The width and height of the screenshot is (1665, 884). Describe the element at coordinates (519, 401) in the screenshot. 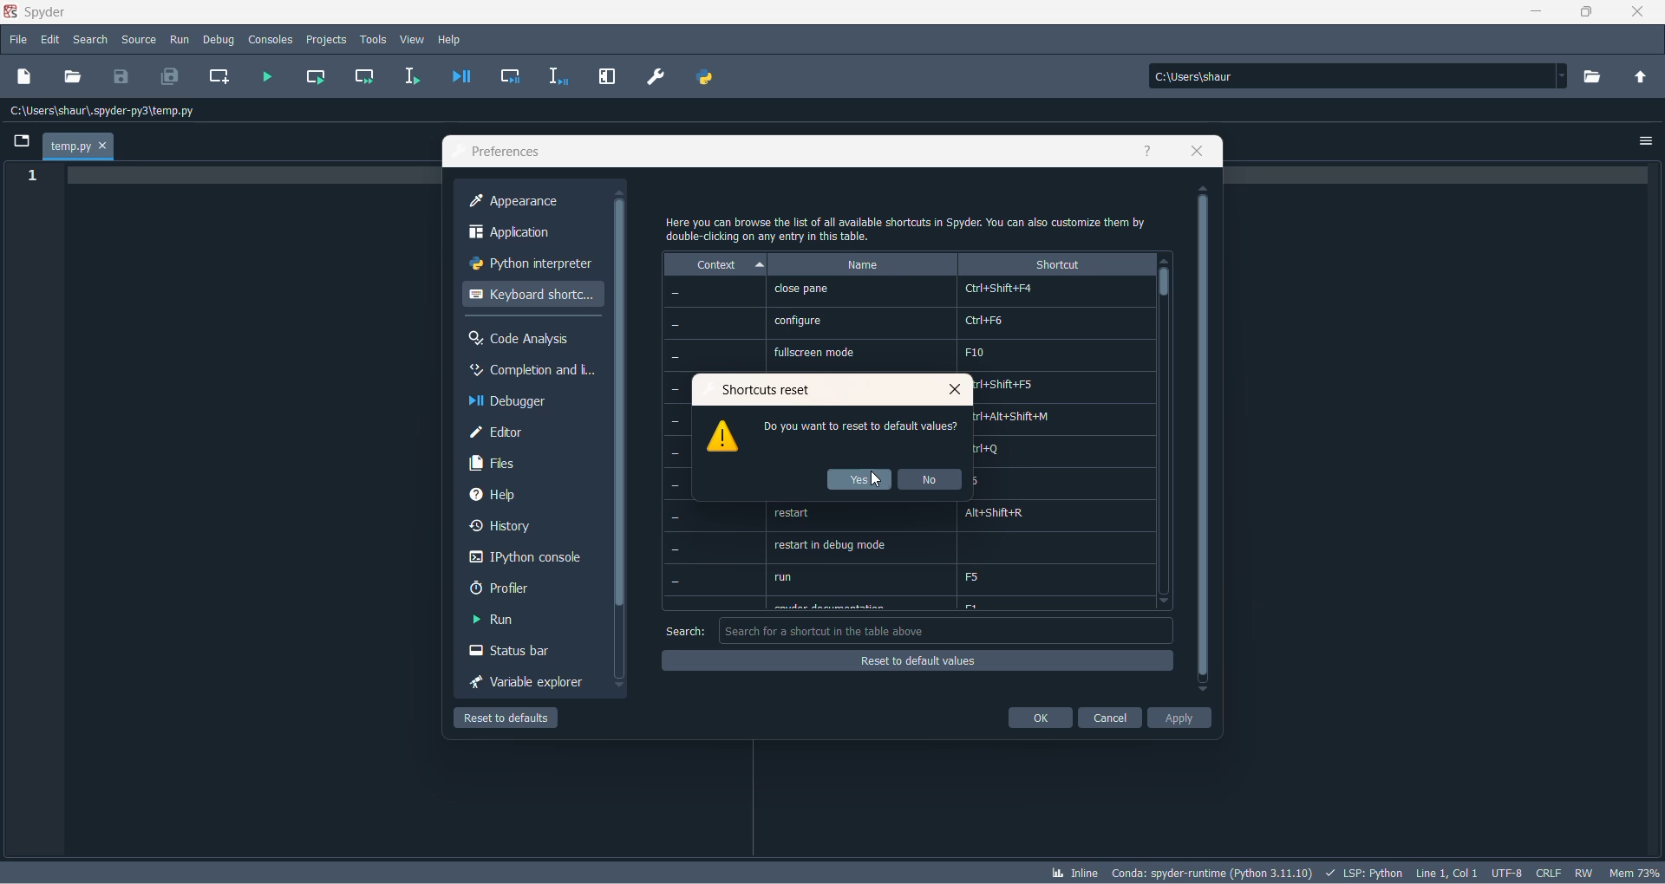

I see `debugger` at that location.